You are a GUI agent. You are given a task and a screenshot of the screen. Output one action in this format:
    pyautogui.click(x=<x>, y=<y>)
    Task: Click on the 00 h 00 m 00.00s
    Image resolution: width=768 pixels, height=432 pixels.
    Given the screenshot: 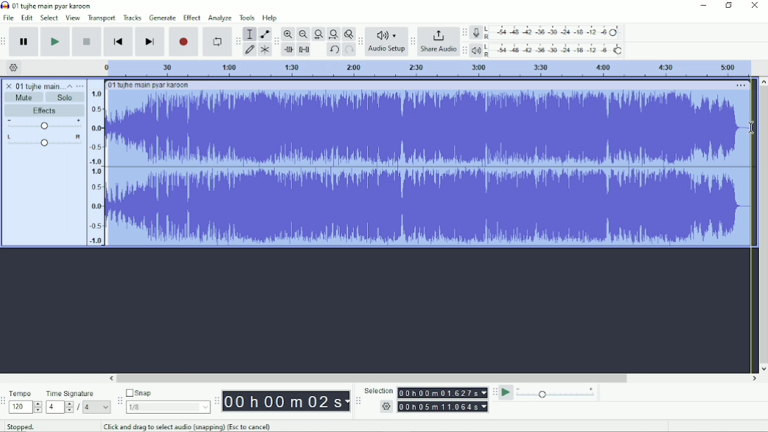 What is the action you would take?
    pyautogui.click(x=443, y=393)
    